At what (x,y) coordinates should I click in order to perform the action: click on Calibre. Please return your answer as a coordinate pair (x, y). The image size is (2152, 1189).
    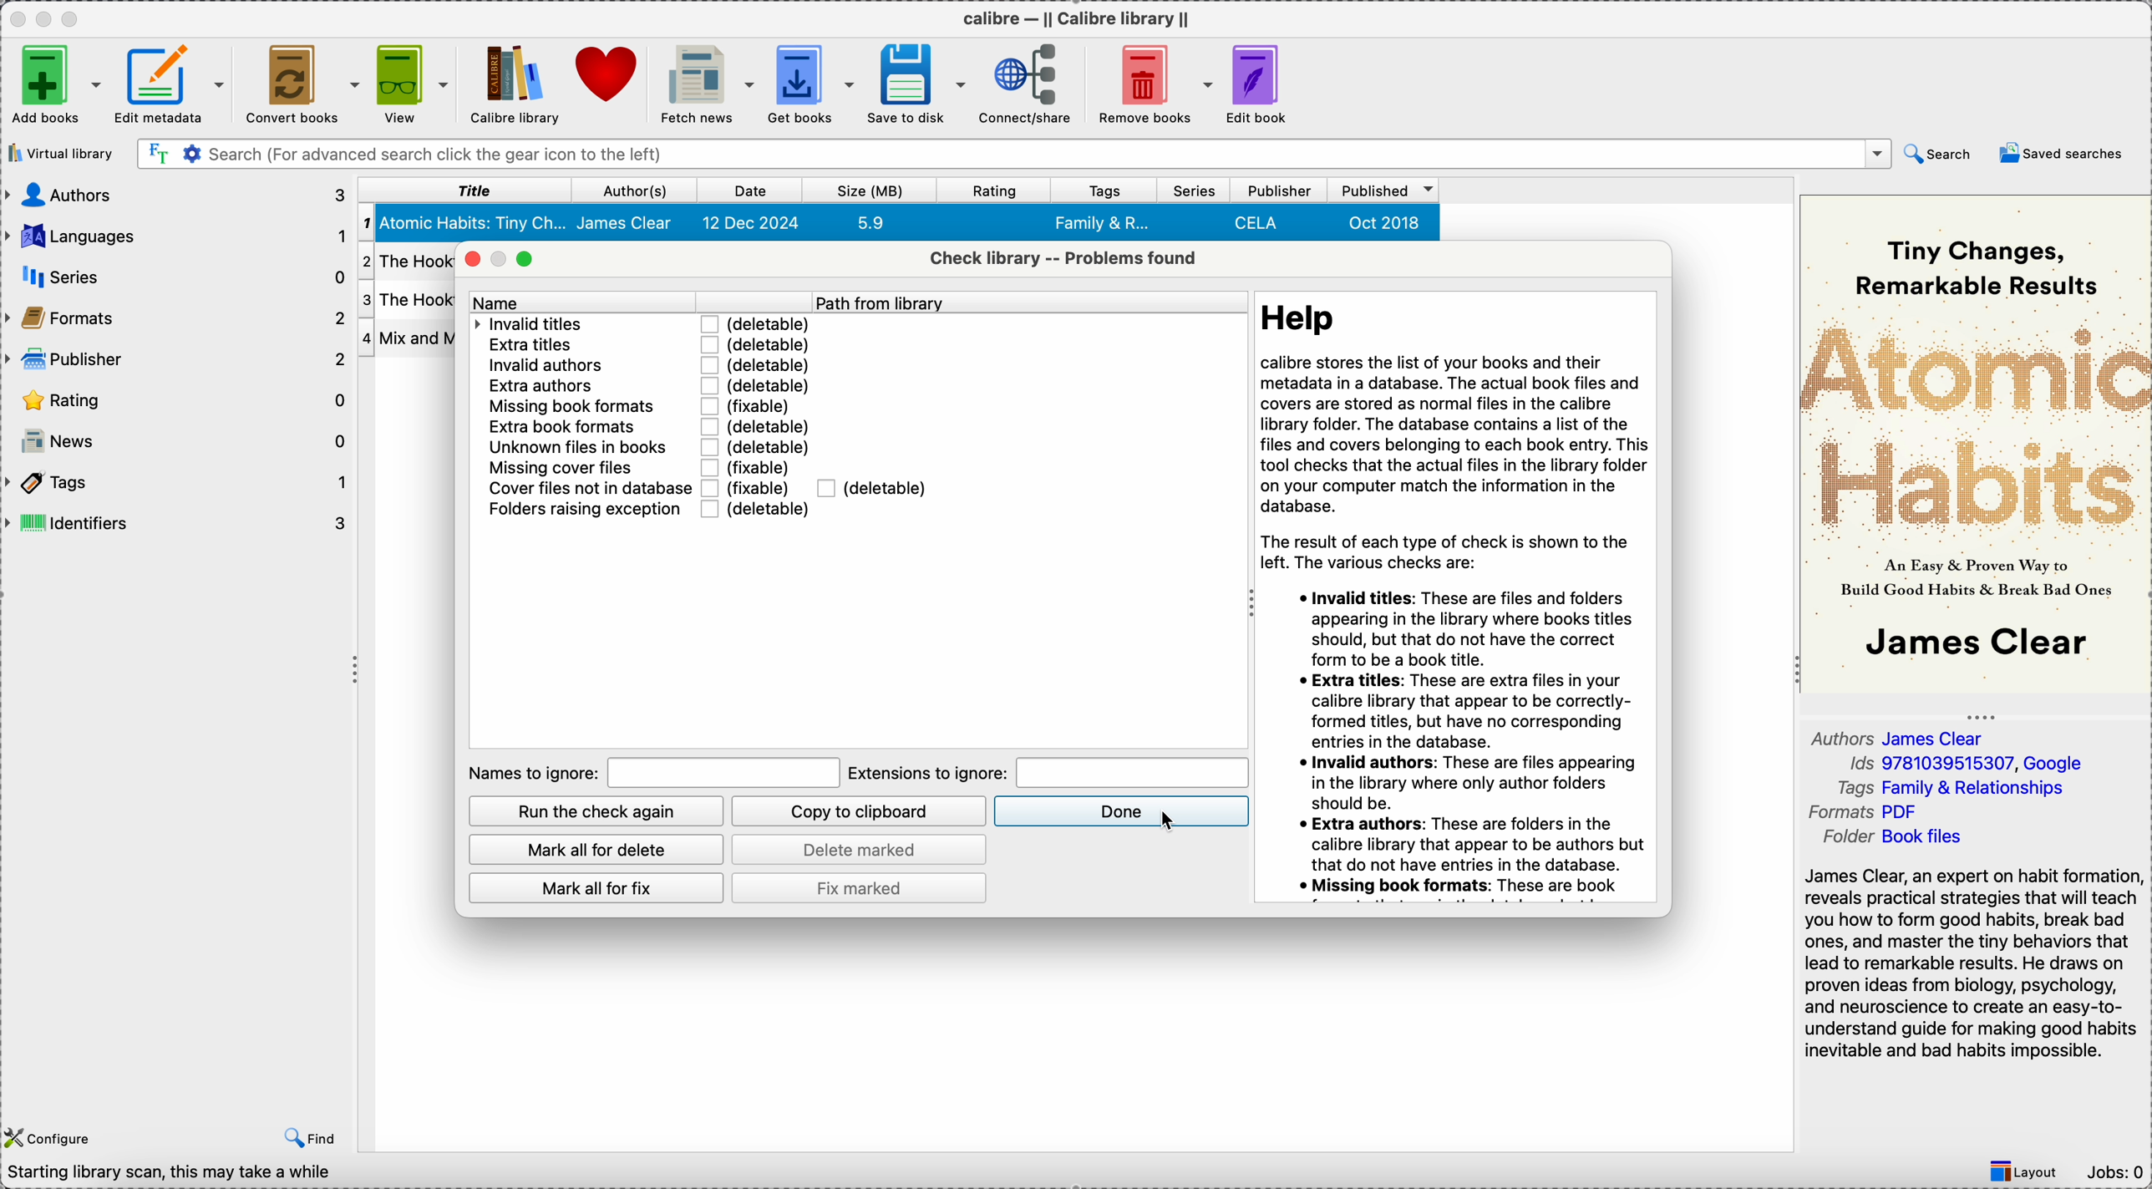
    Looking at the image, I should click on (1081, 17).